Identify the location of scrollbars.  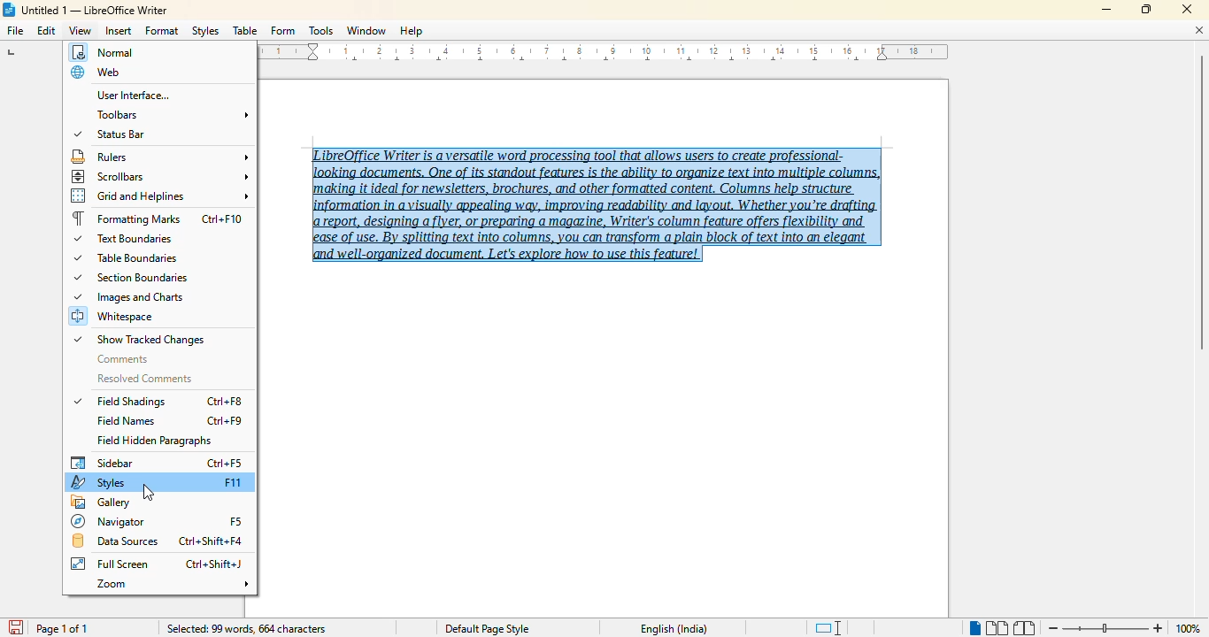
(160, 176).